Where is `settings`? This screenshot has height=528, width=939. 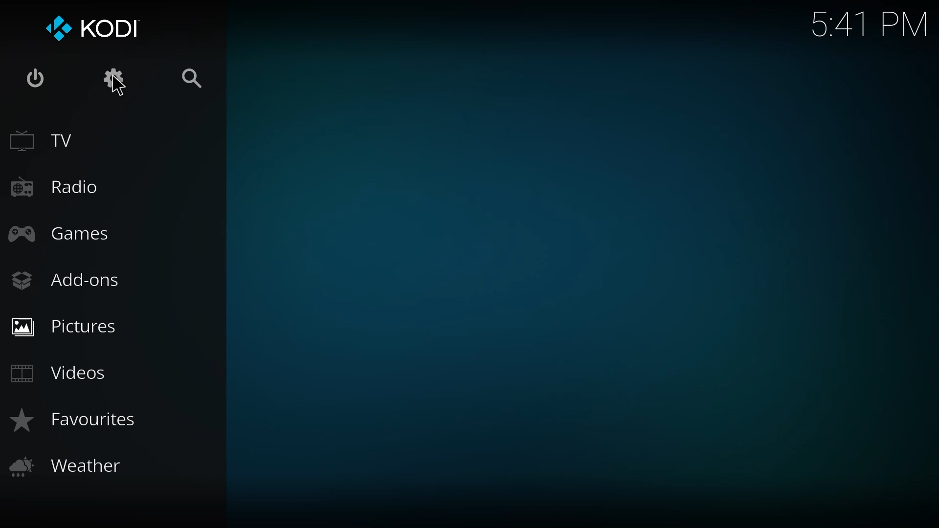
settings is located at coordinates (110, 81).